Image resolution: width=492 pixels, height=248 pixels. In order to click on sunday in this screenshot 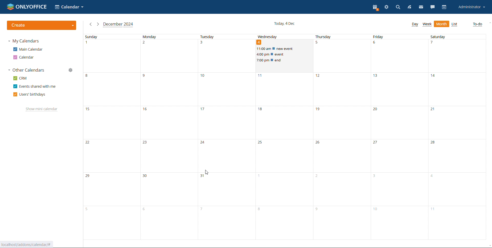, I will do `click(111, 137)`.